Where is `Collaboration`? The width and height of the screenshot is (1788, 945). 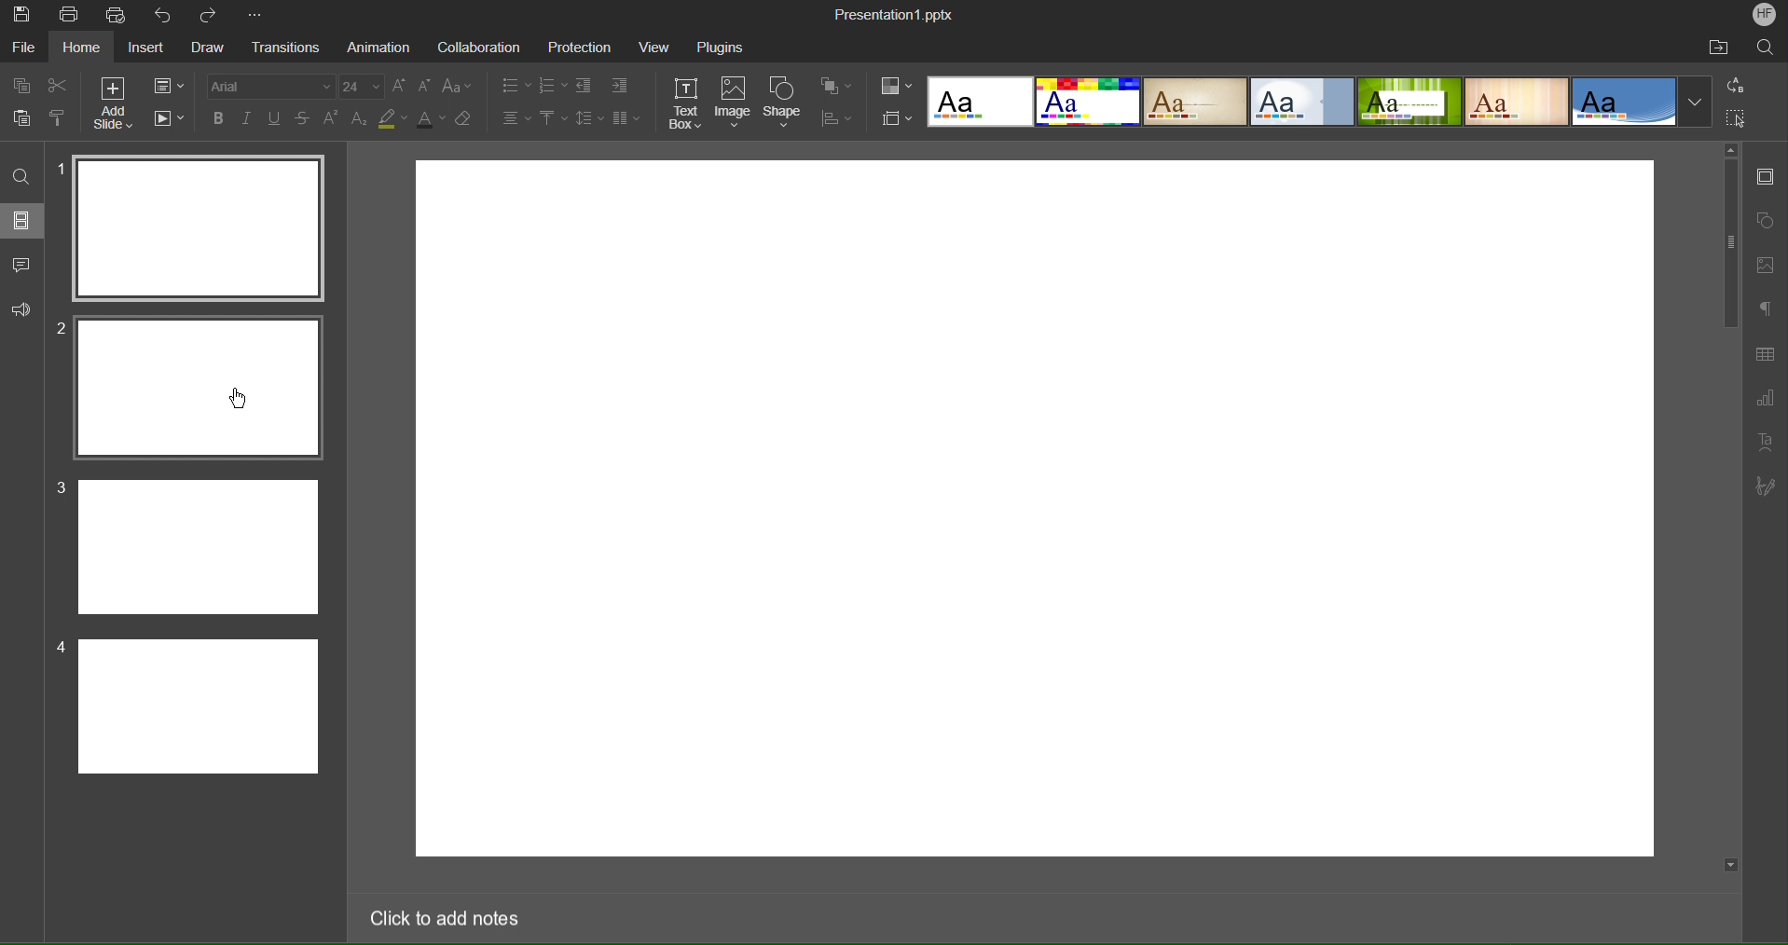 Collaboration is located at coordinates (478, 46).